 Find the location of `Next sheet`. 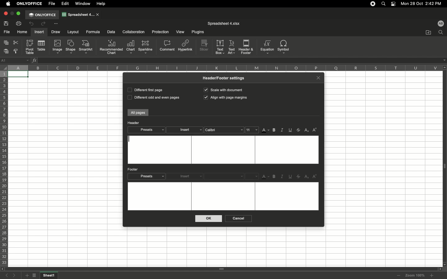

Next sheet is located at coordinates (16, 276).